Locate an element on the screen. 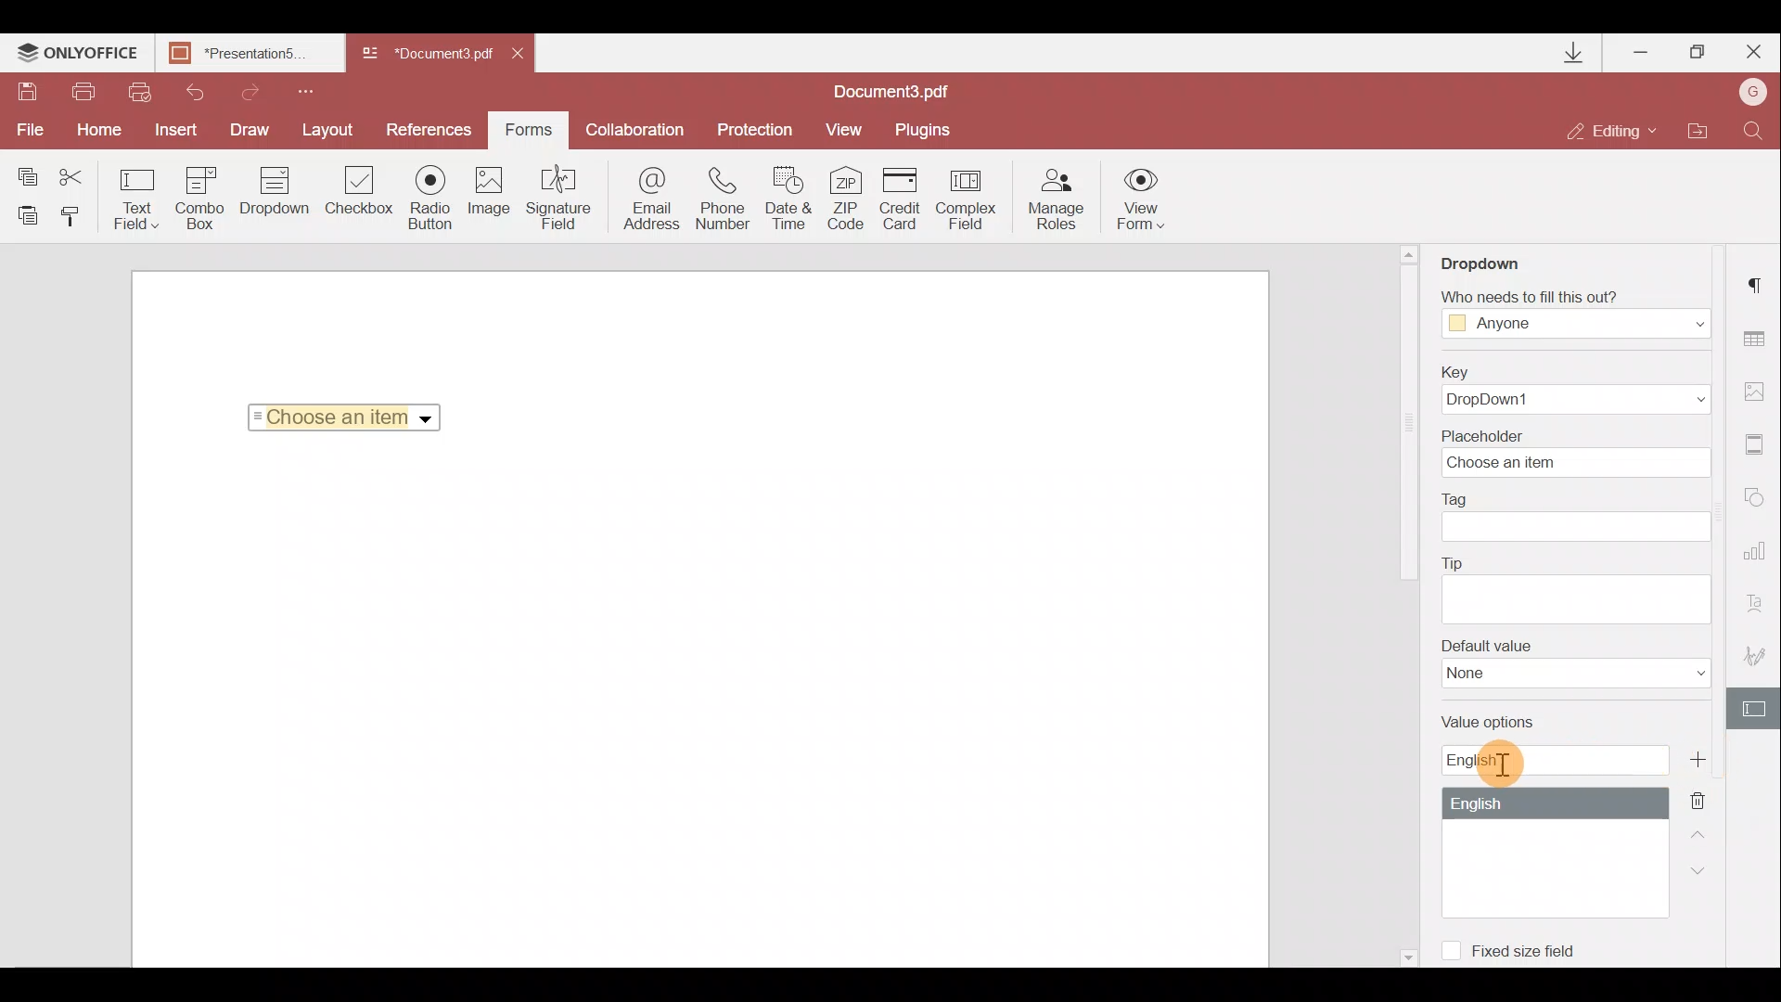  Downloads is located at coordinates (1575, 53).